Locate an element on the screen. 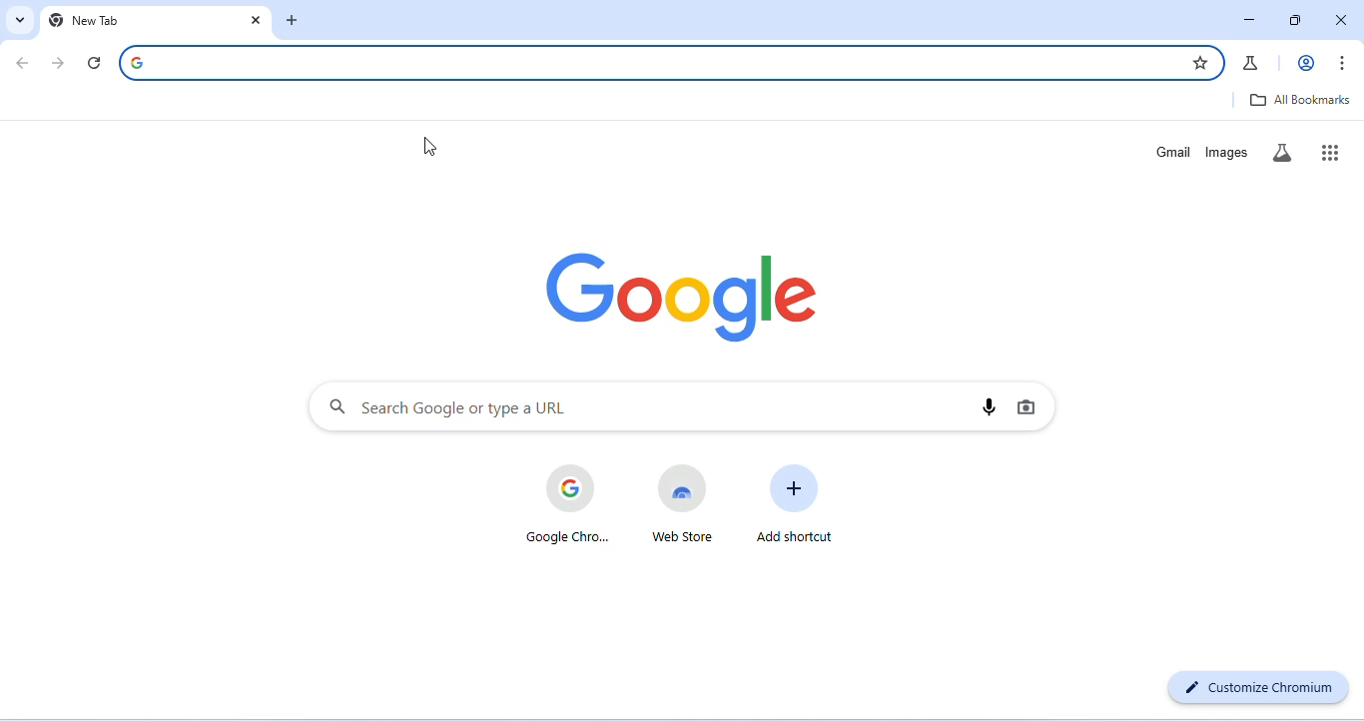  refresh is located at coordinates (94, 64).